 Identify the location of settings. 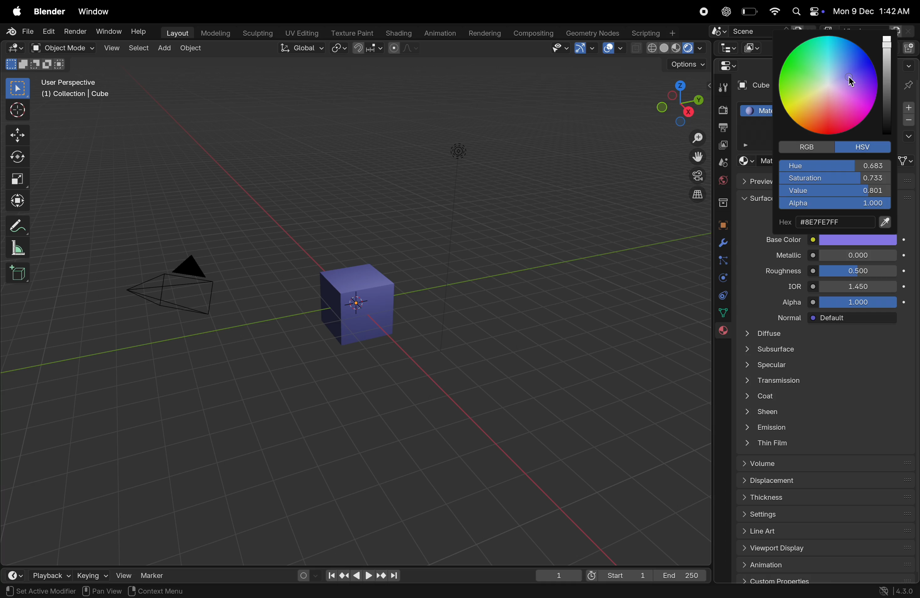
(823, 513).